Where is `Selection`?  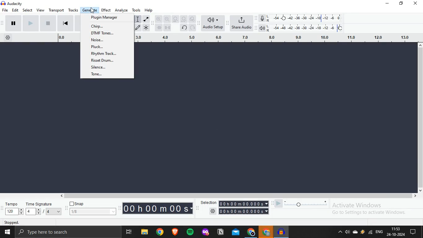 Selection is located at coordinates (234, 204).